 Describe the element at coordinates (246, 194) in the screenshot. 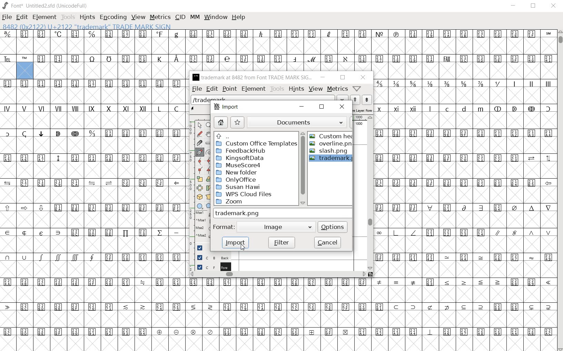

I see `WPS Cloud Files` at that location.